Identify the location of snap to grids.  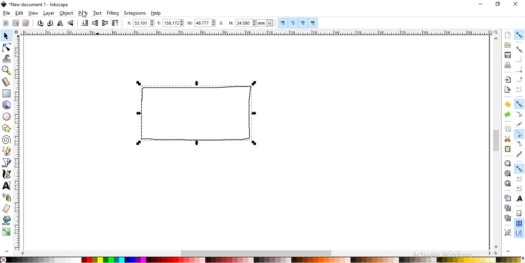
(519, 223).